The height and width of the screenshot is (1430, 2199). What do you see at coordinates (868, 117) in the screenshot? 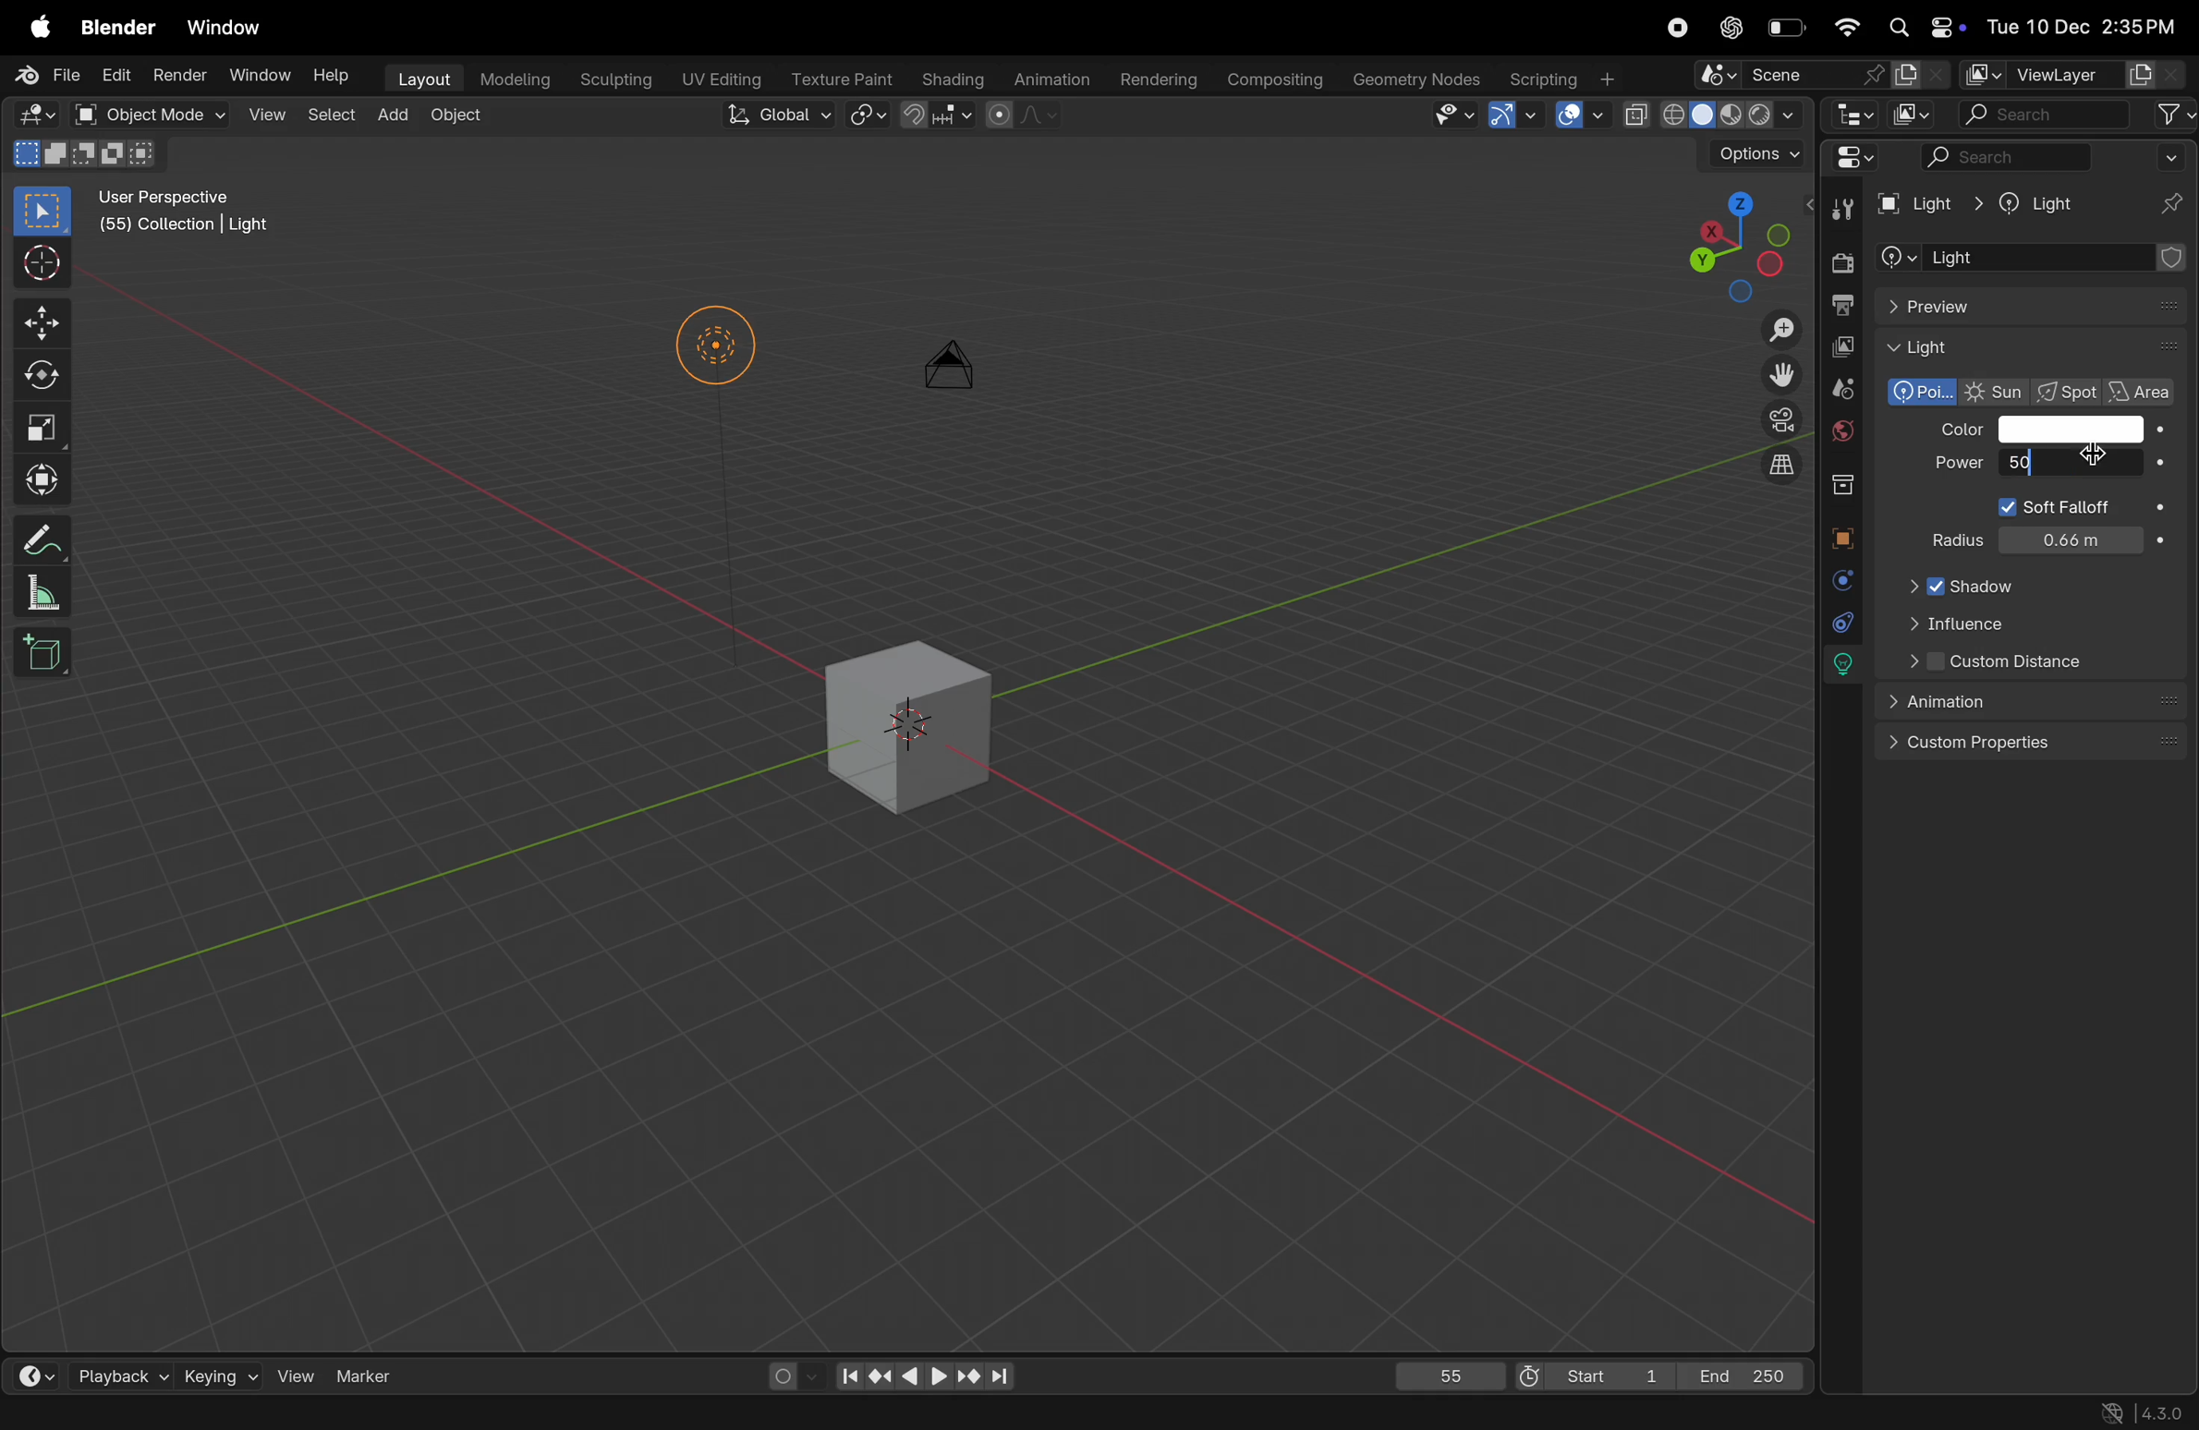
I see `snap` at bounding box center [868, 117].